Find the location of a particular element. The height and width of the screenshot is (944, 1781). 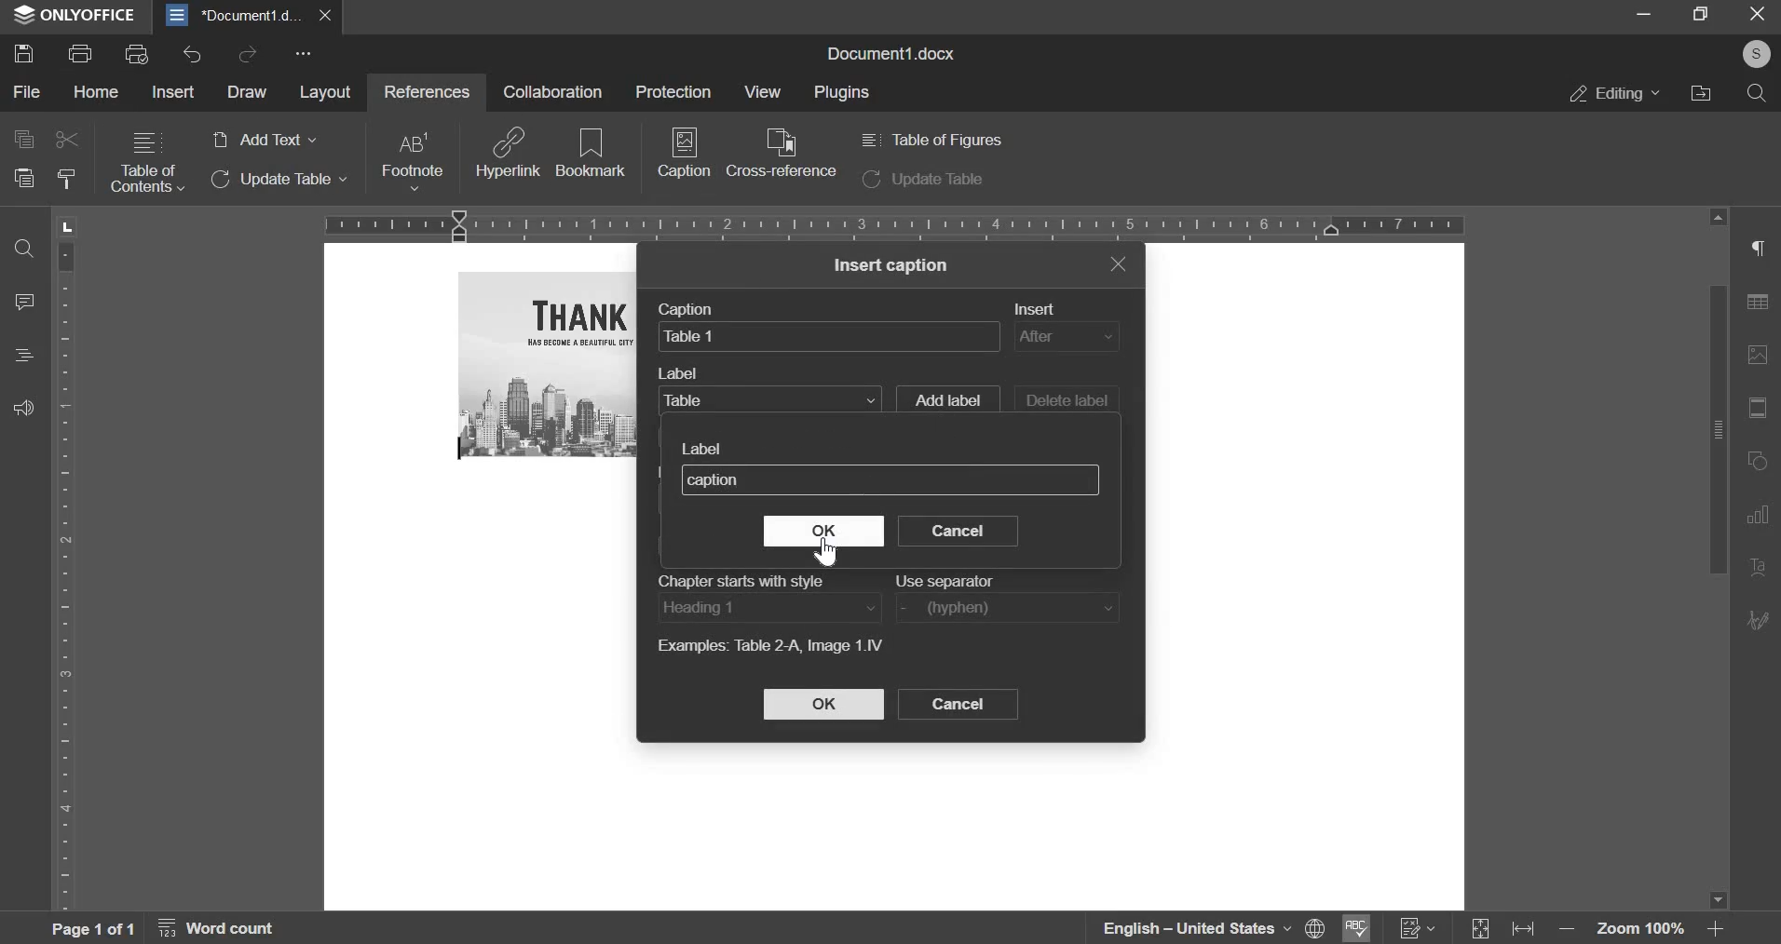

Edit is located at coordinates (1760, 618).